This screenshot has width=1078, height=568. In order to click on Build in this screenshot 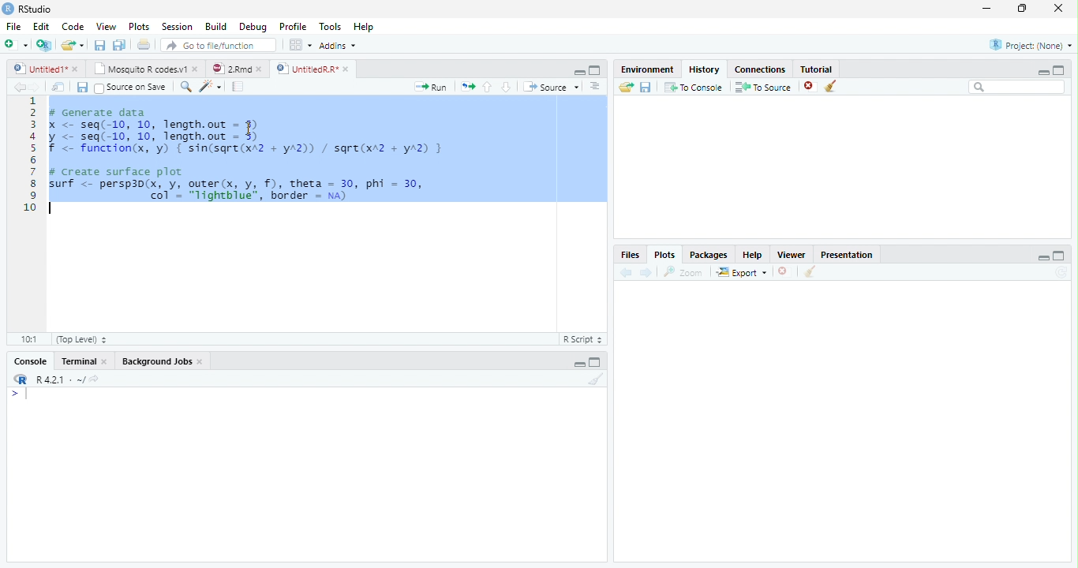, I will do `click(215, 26)`.